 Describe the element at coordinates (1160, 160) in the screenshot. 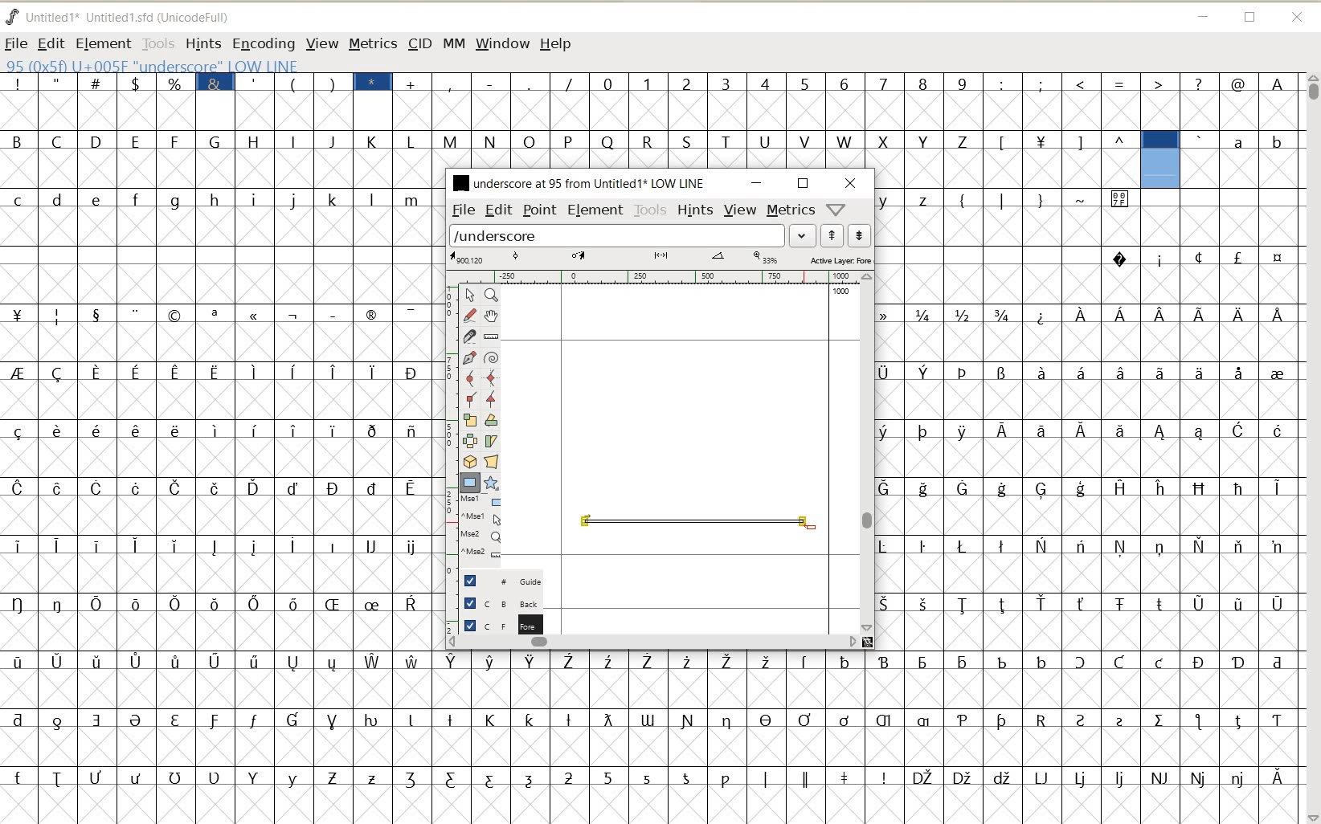

I see `glyph selected` at that location.